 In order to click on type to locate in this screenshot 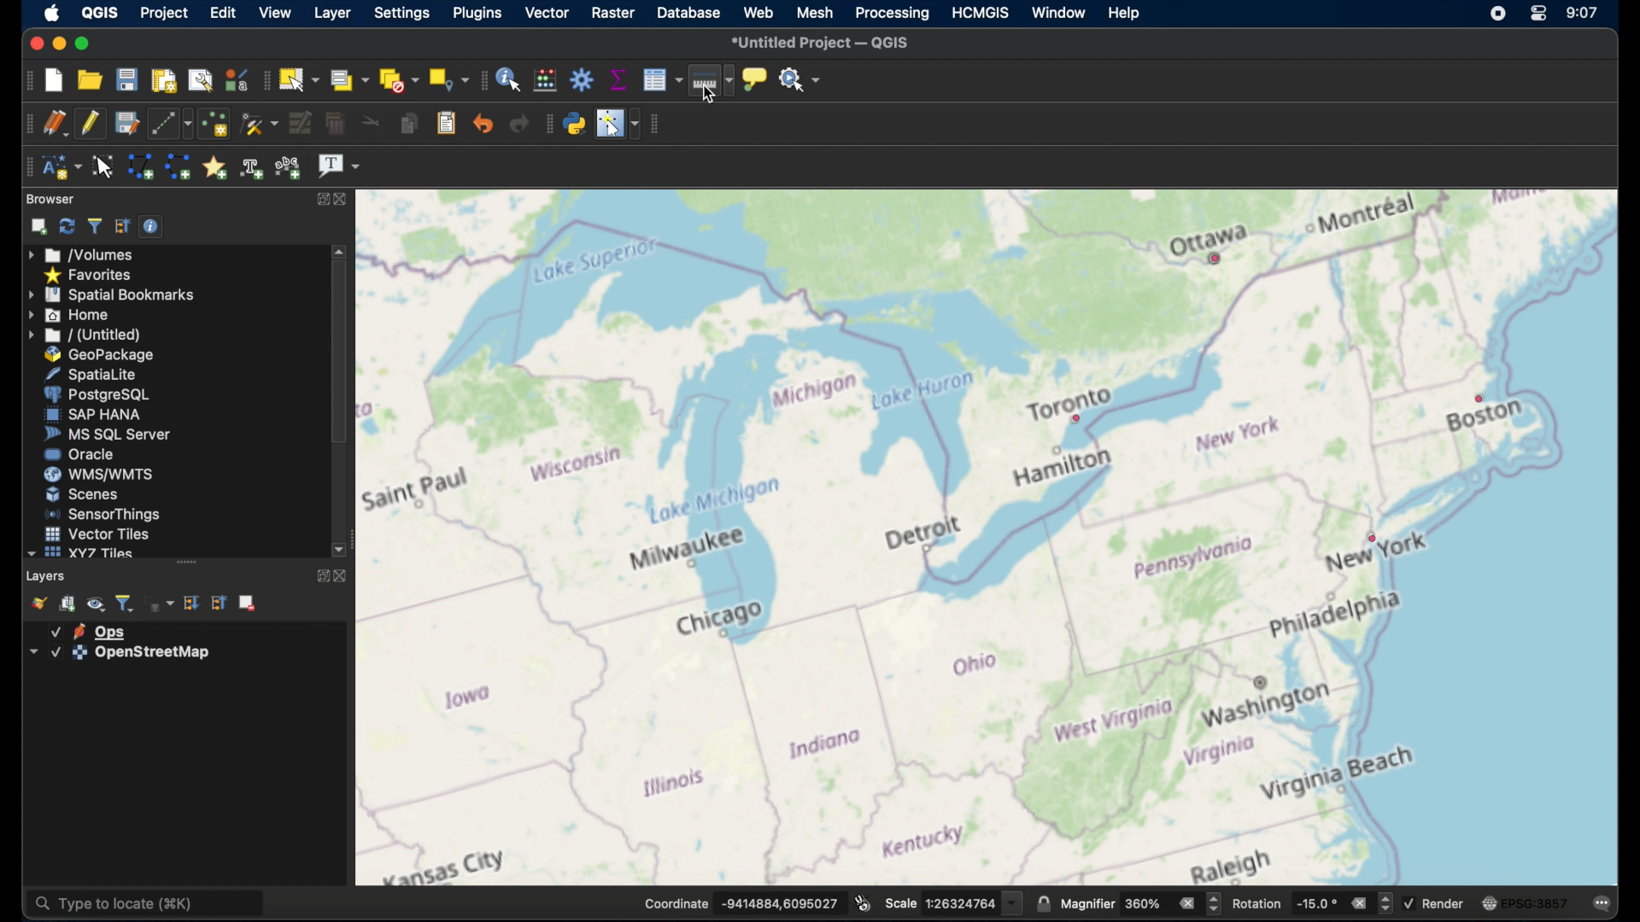, I will do `click(149, 902)`.